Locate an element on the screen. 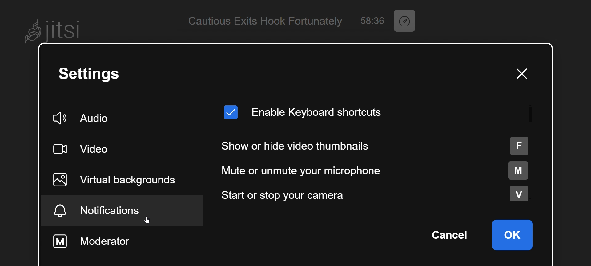 The image size is (591, 266). moderator is located at coordinates (102, 241).